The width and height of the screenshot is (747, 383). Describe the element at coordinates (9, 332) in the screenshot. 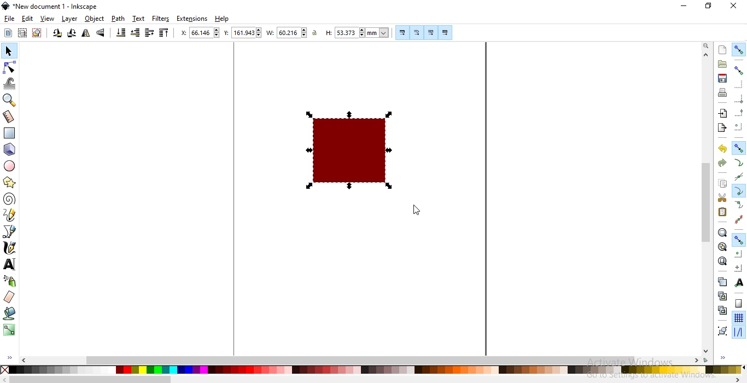

I see `create and edit gradient ` at that location.